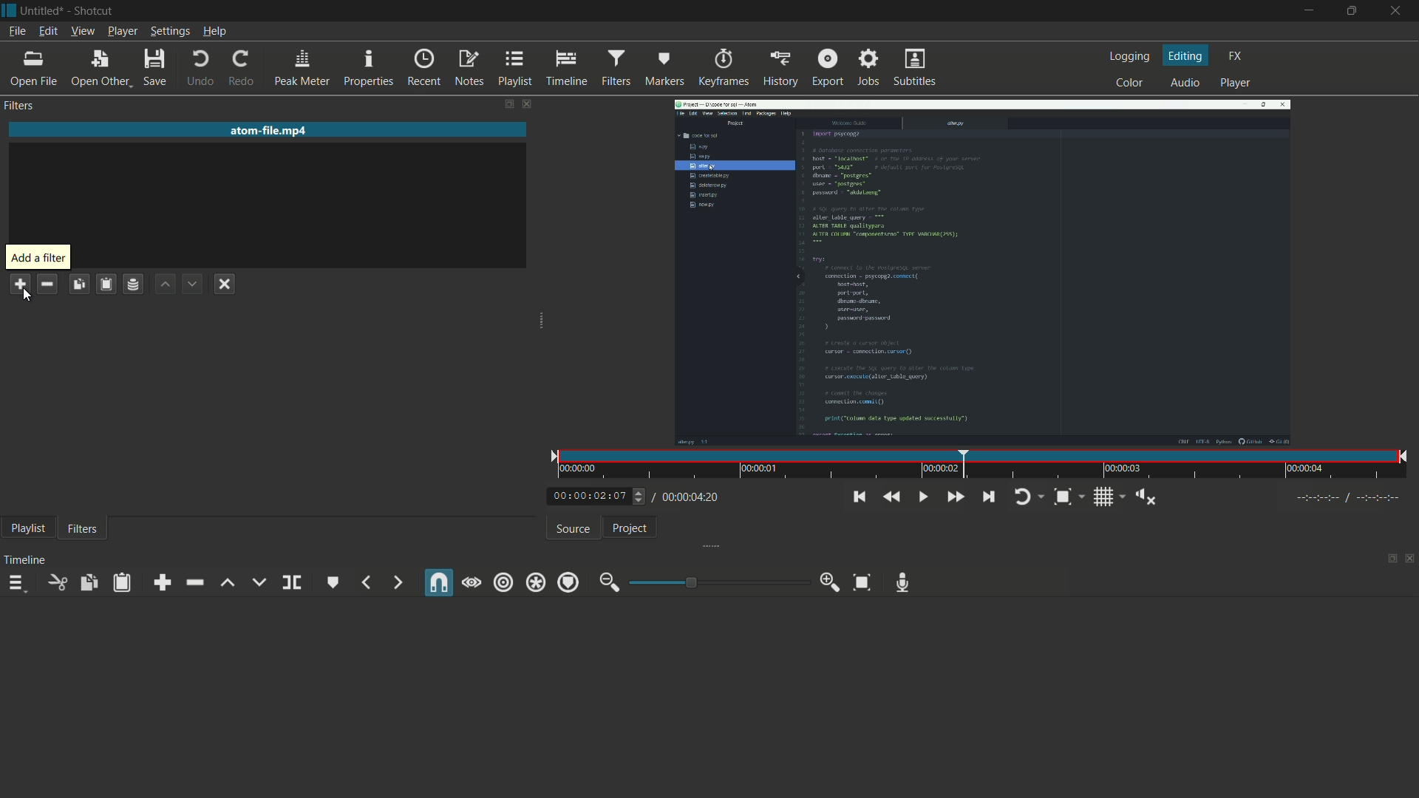  What do you see at coordinates (33, 69) in the screenshot?
I see `open file` at bounding box center [33, 69].